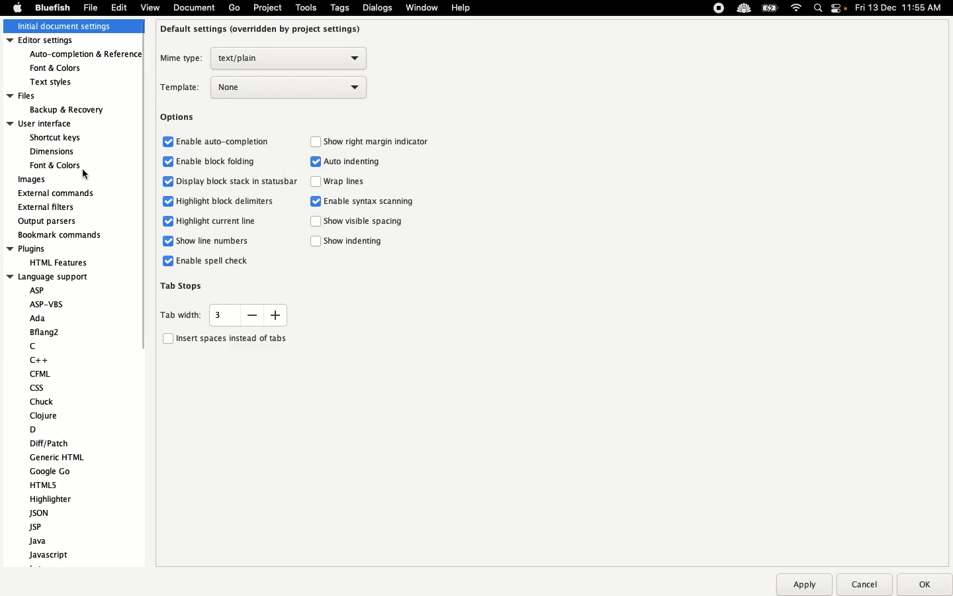 The image size is (953, 596). I want to click on language support, so click(49, 276).